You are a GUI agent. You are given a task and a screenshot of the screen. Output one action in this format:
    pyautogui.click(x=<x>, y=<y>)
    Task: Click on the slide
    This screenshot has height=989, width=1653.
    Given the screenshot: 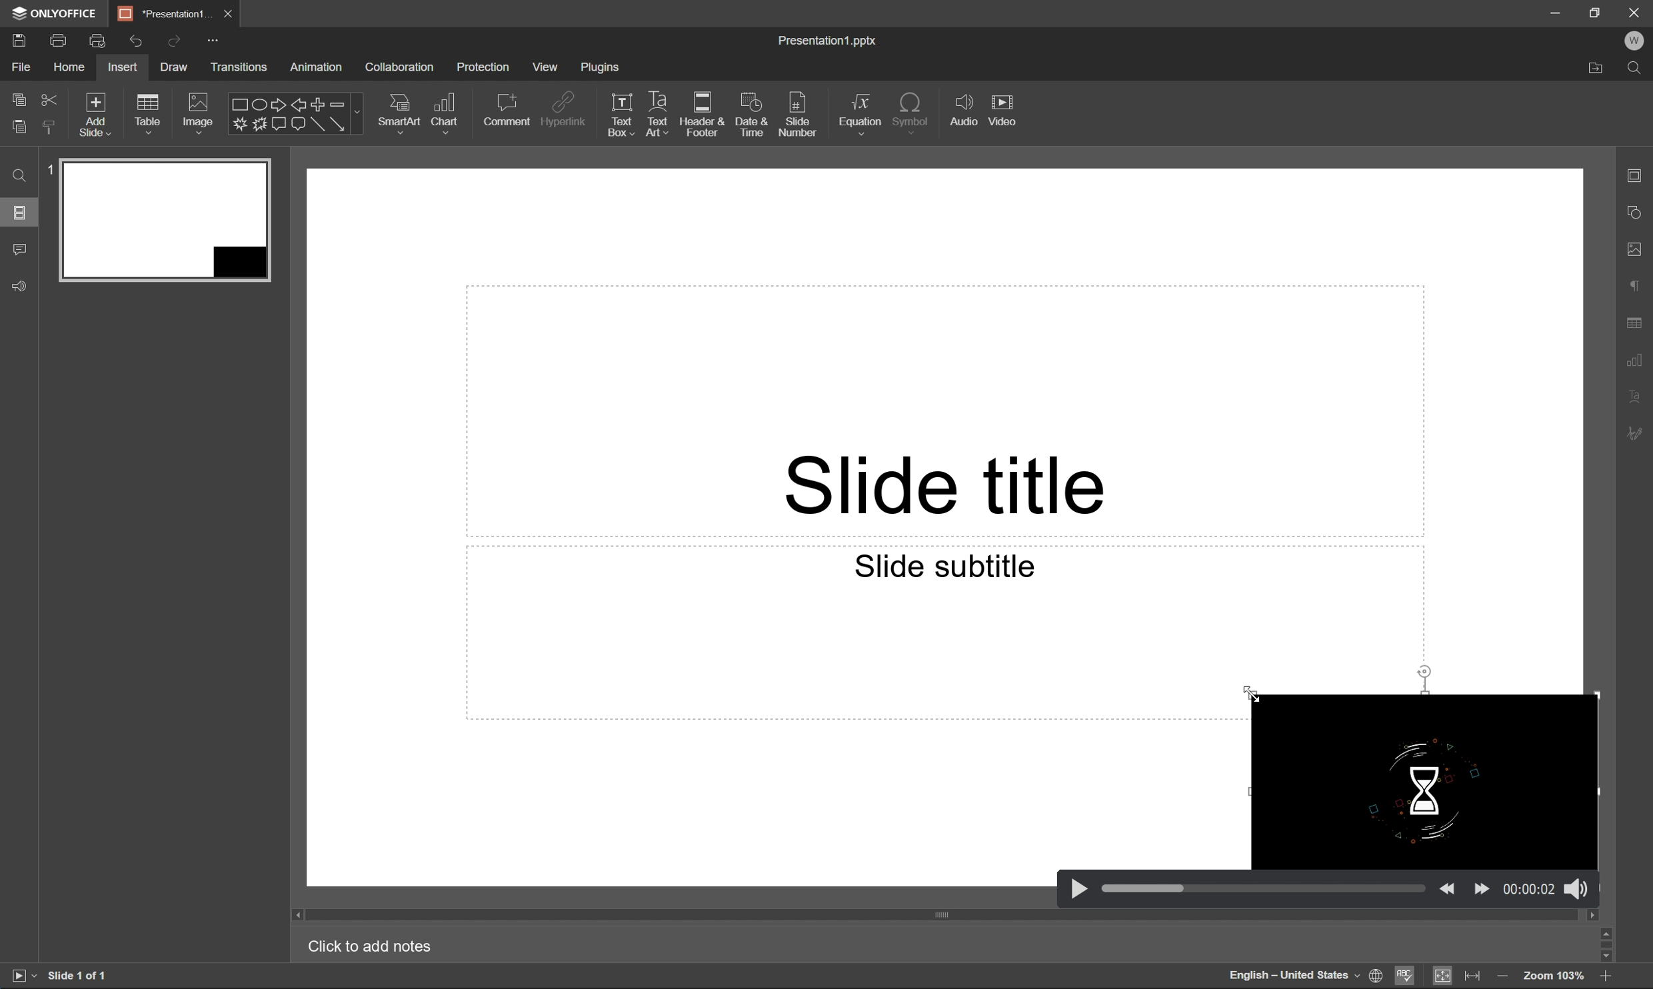 What is the action you would take?
    pyautogui.click(x=165, y=217)
    